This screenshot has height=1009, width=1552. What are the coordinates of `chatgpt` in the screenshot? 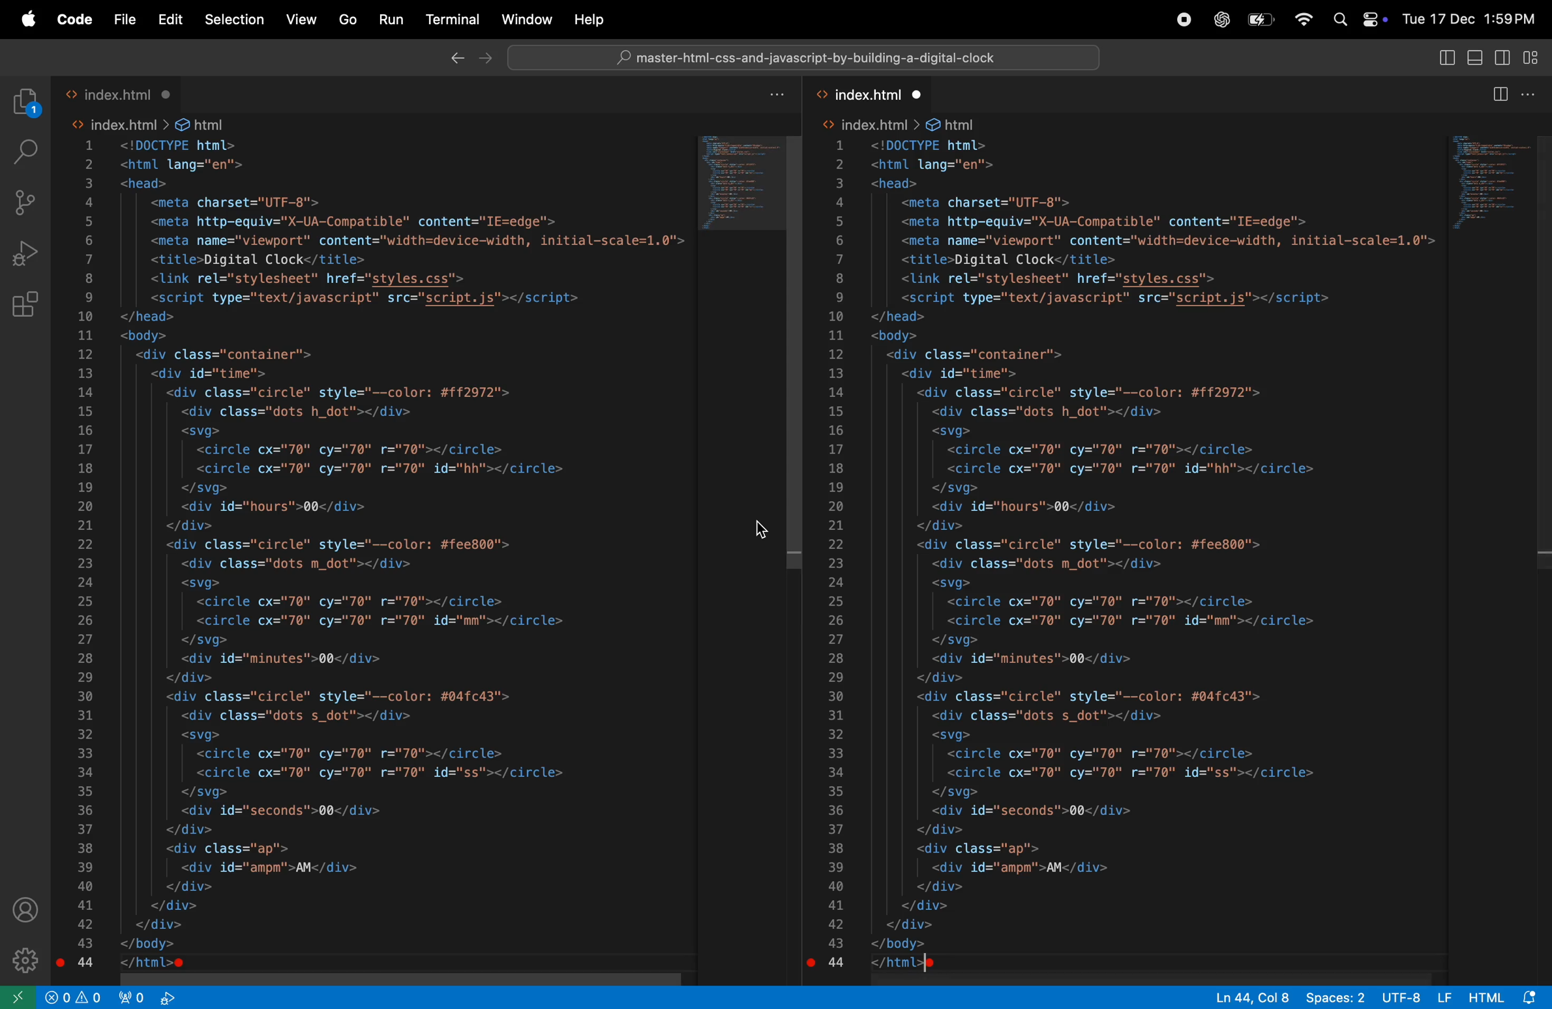 It's located at (1221, 19).